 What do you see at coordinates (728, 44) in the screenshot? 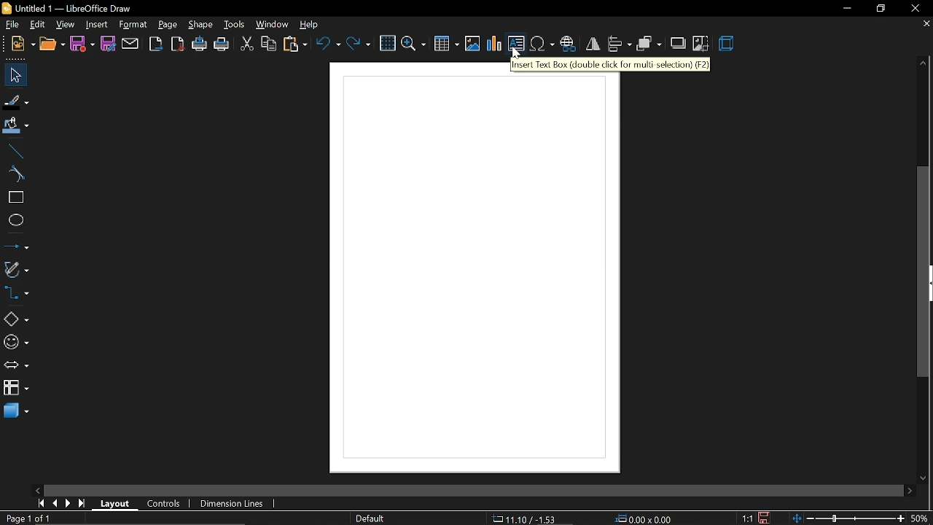
I see `3d effect` at bounding box center [728, 44].